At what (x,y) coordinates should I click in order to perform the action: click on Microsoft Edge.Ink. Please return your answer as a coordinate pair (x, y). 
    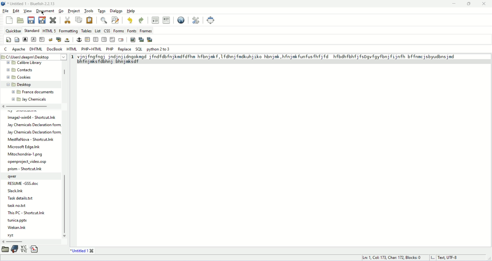
    Looking at the image, I should click on (24, 147).